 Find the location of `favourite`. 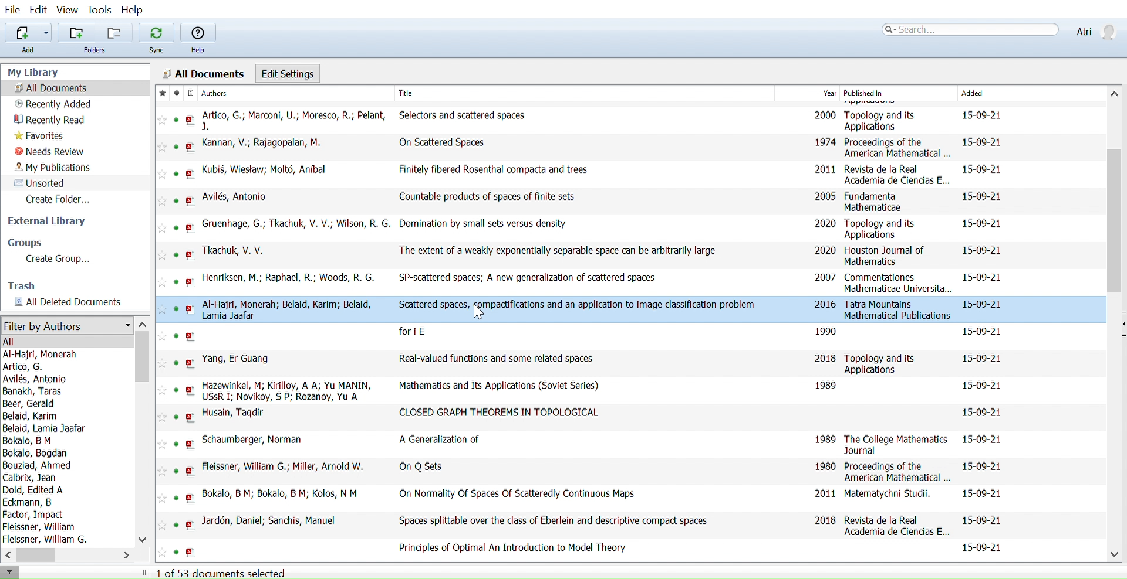

favourite is located at coordinates (161, 173).